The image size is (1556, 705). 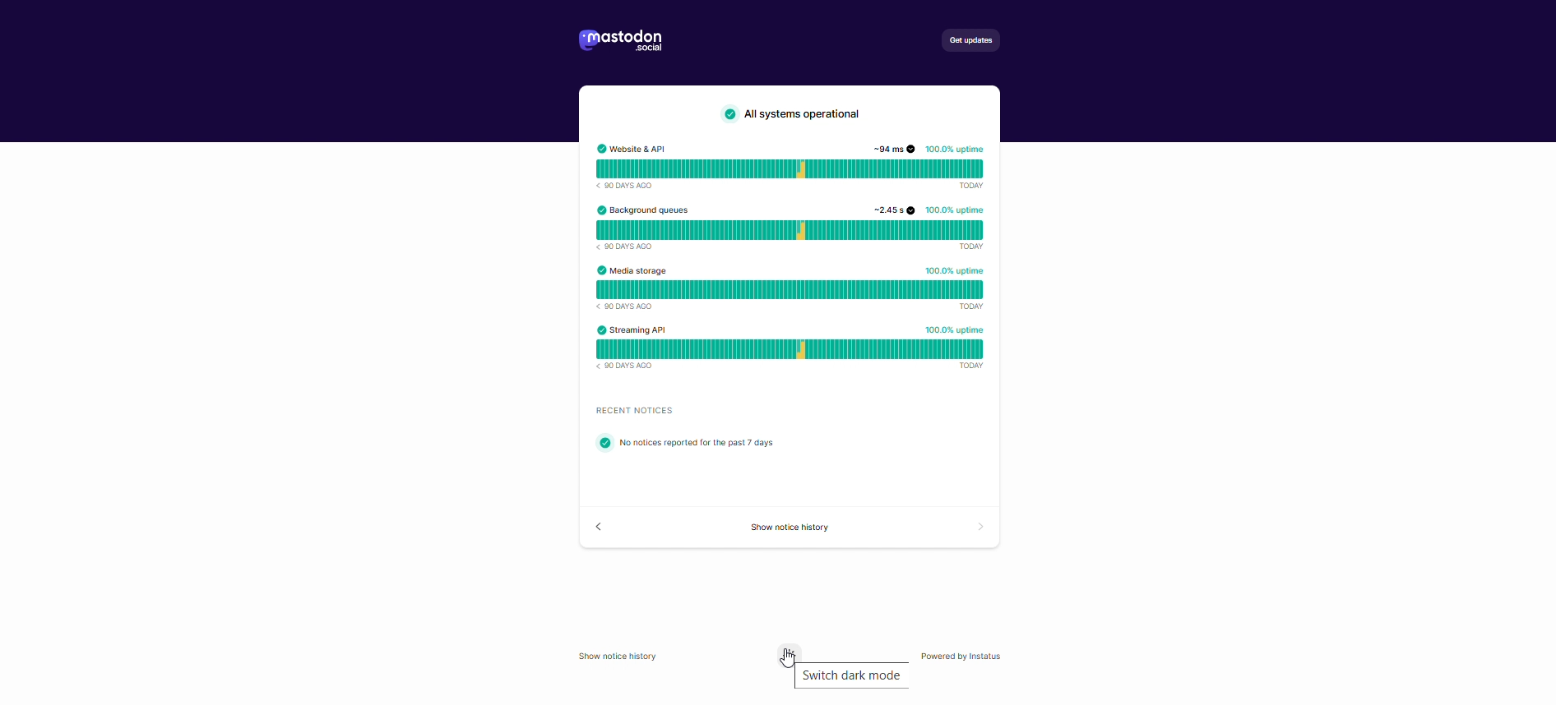 What do you see at coordinates (967, 656) in the screenshot?
I see `powered by instatus` at bounding box center [967, 656].